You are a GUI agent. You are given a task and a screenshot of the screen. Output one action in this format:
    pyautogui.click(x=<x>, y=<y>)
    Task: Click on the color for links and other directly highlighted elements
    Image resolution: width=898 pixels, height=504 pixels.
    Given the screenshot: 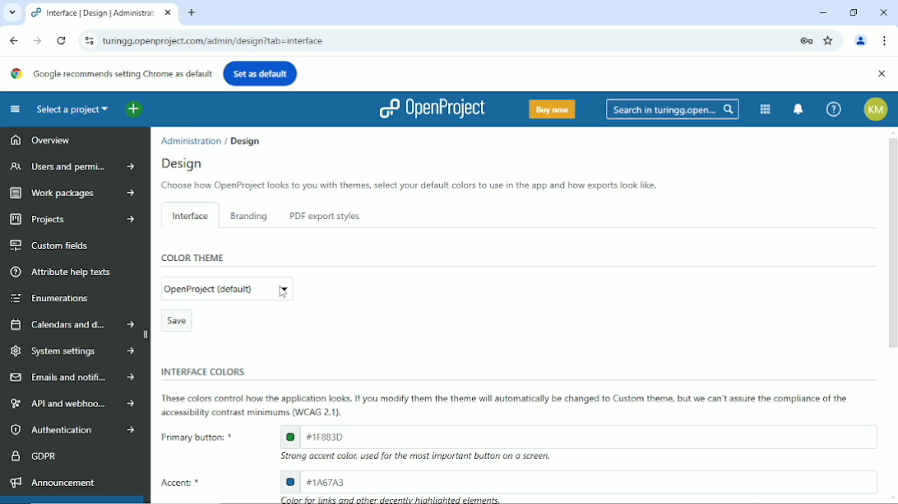 What is the action you would take?
    pyautogui.click(x=392, y=499)
    